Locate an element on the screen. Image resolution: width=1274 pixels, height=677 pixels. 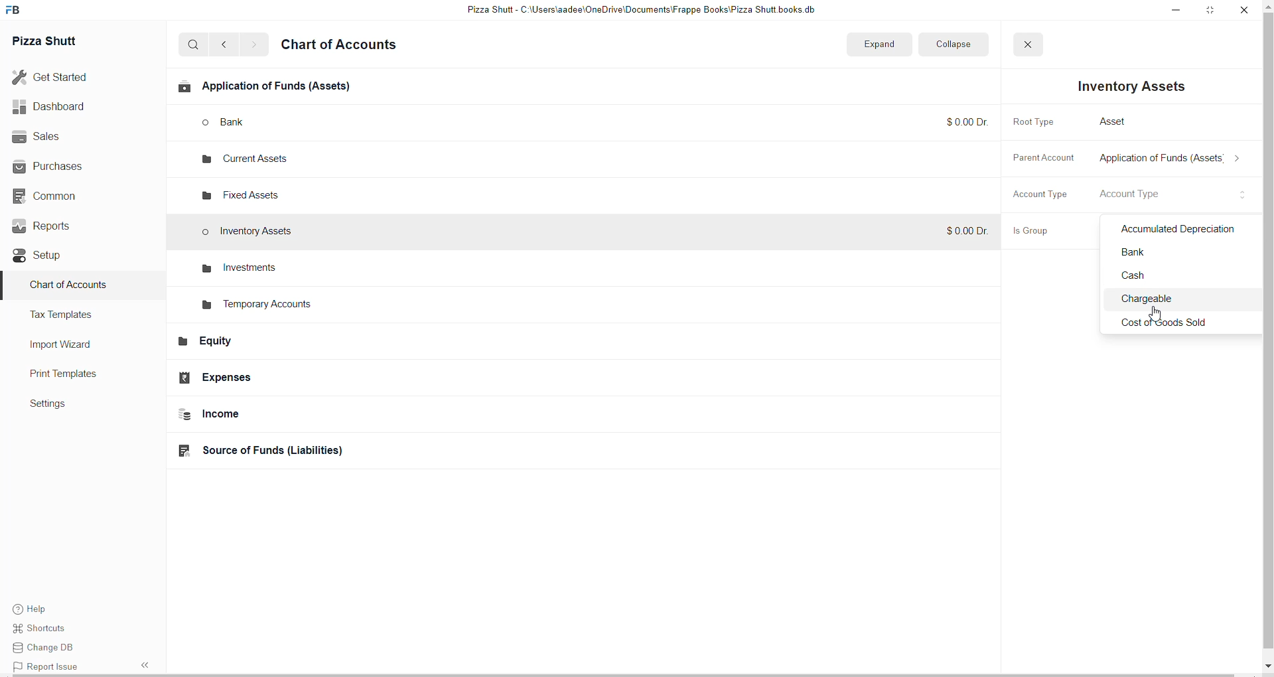
Temporary Accounts  is located at coordinates (261, 307).